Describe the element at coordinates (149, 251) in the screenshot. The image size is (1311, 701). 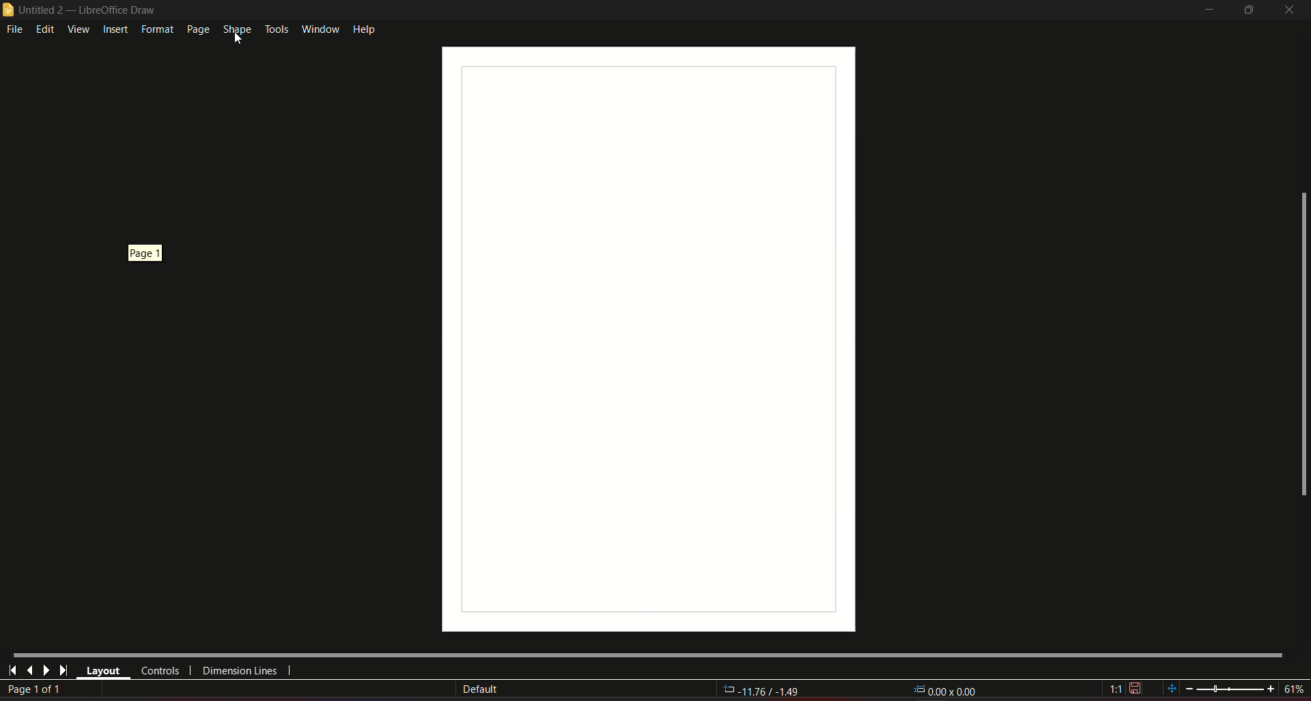
I see `page 1` at that location.